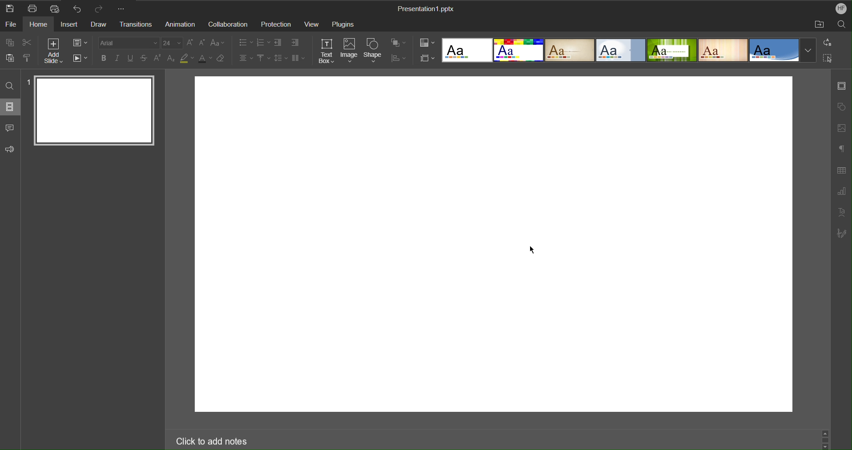 The height and width of the screenshot is (450, 852). I want to click on Shape Settings, so click(841, 108).